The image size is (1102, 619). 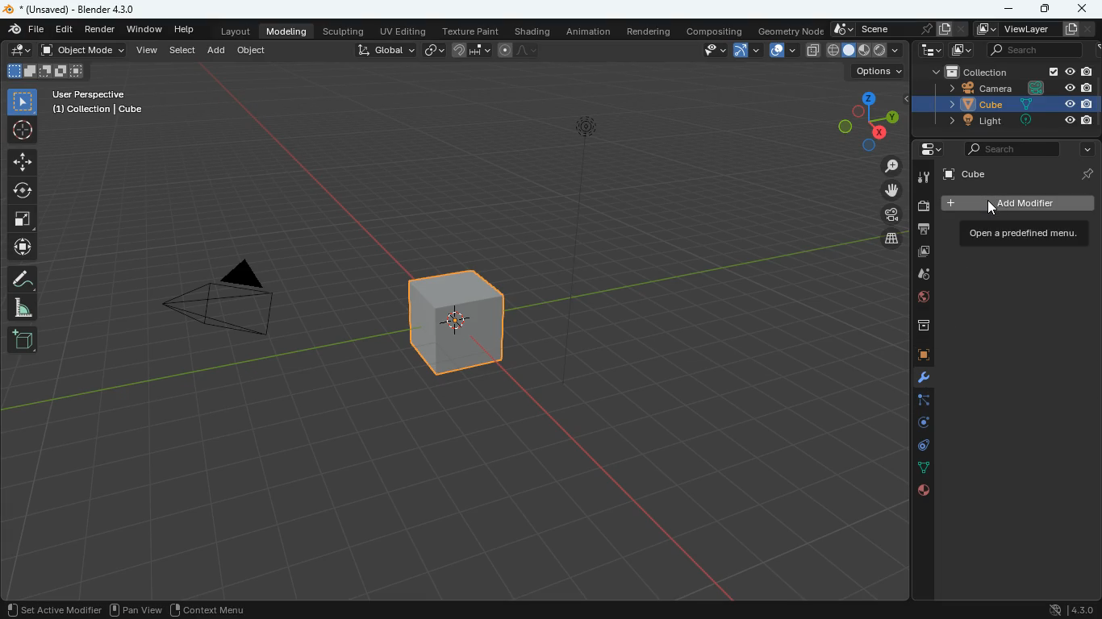 What do you see at coordinates (26, 30) in the screenshot?
I see `file` at bounding box center [26, 30].